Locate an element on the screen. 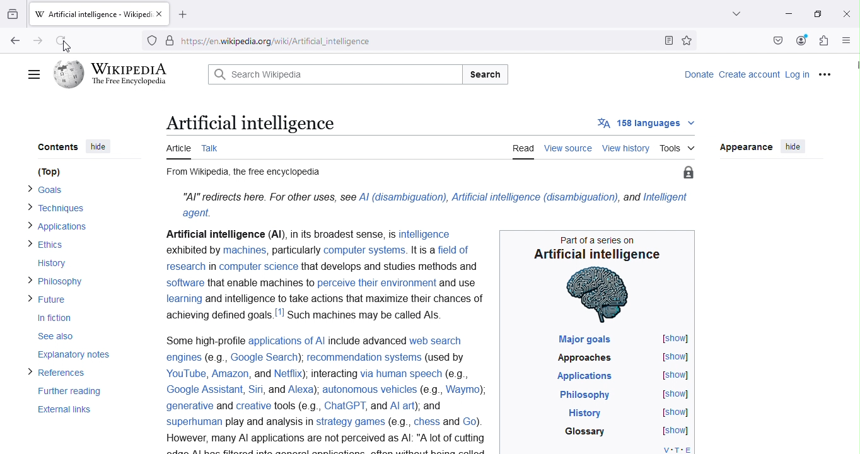 This screenshot has height=454, width=860. 158 languages is located at coordinates (649, 122).